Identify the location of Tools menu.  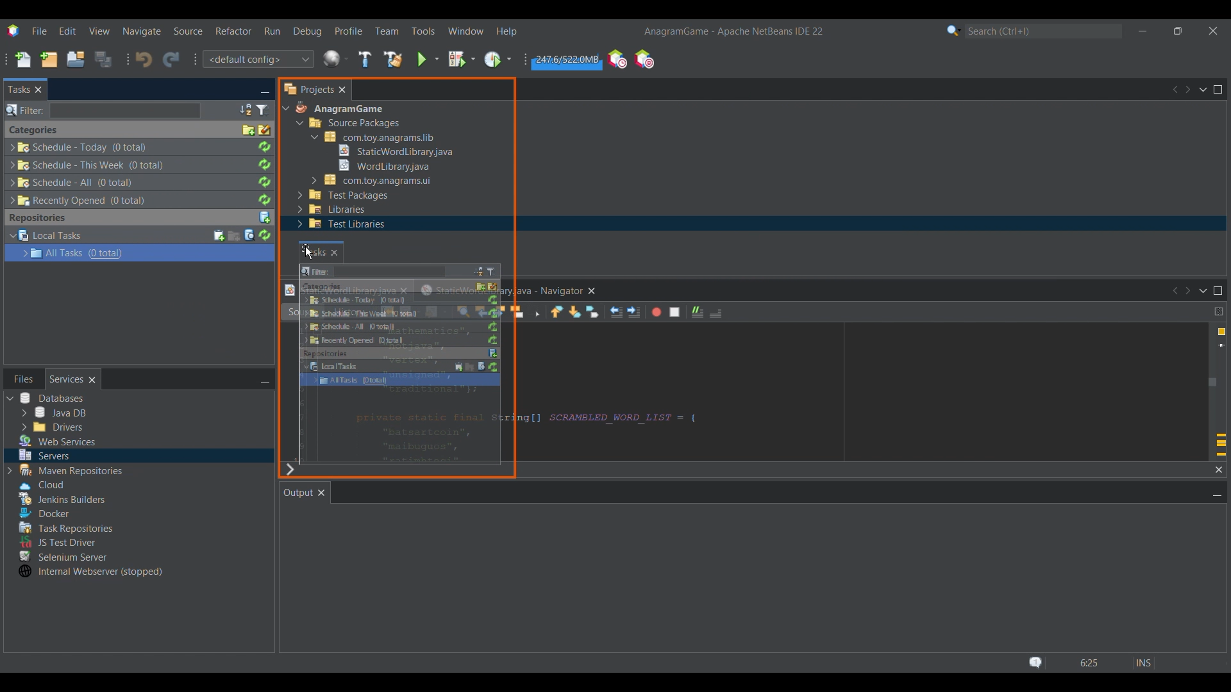
(423, 31).